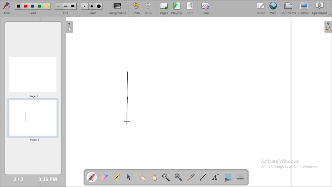 This screenshot has width=332, height=187. What do you see at coordinates (153, 177) in the screenshot?
I see `scroll page` at bounding box center [153, 177].